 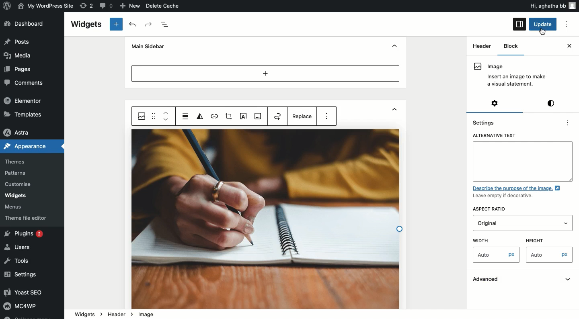 What do you see at coordinates (569, 46) in the screenshot?
I see `Close` at bounding box center [569, 46].